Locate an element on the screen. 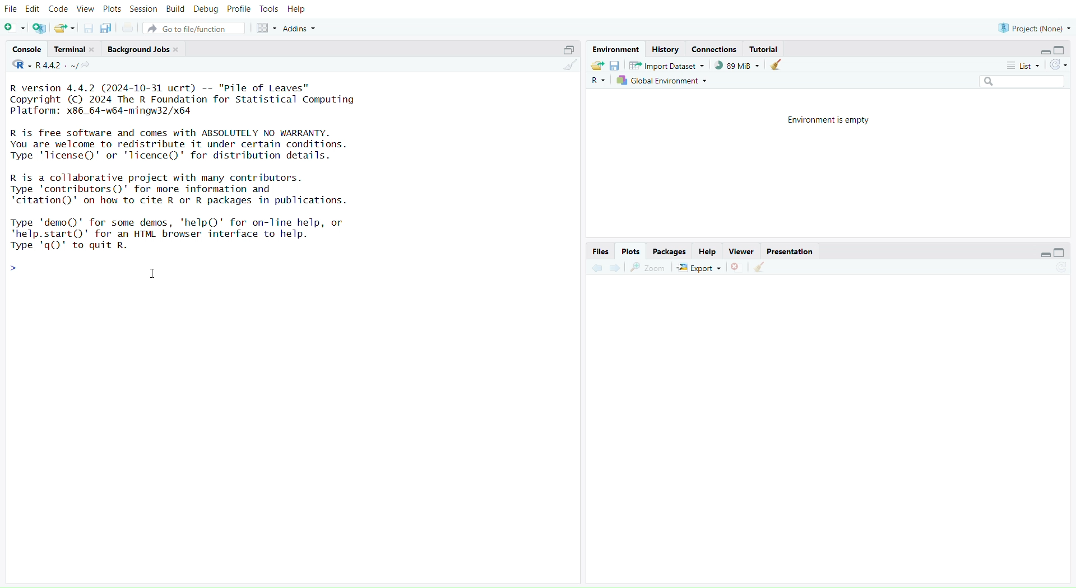 This screenshot has height=588, width=1076. Search filter is located at coordinates (1023, 82).